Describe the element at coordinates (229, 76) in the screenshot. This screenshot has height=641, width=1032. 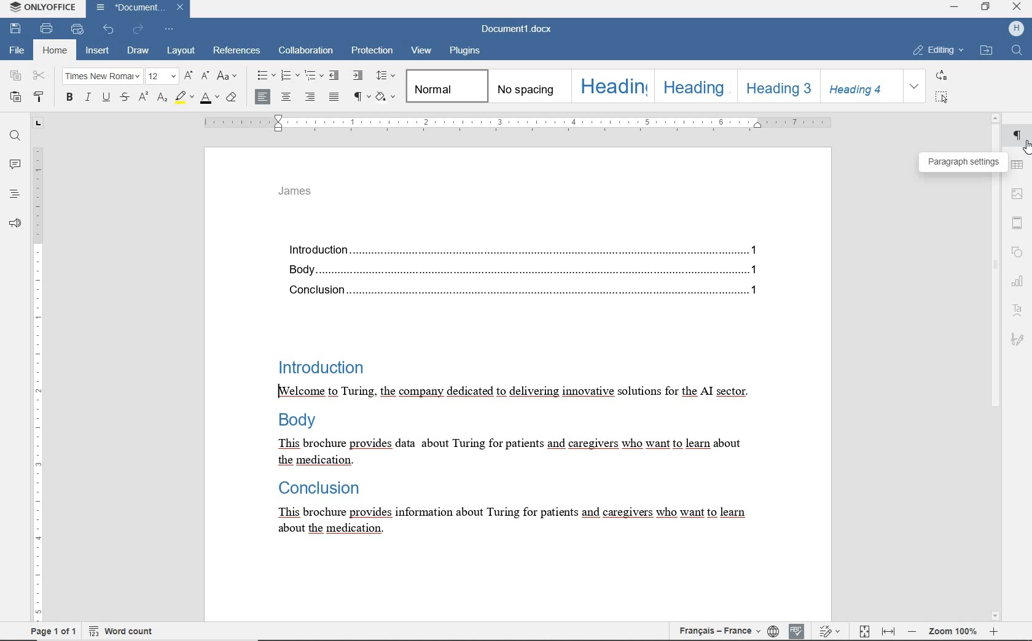
I see `change case` at that location.